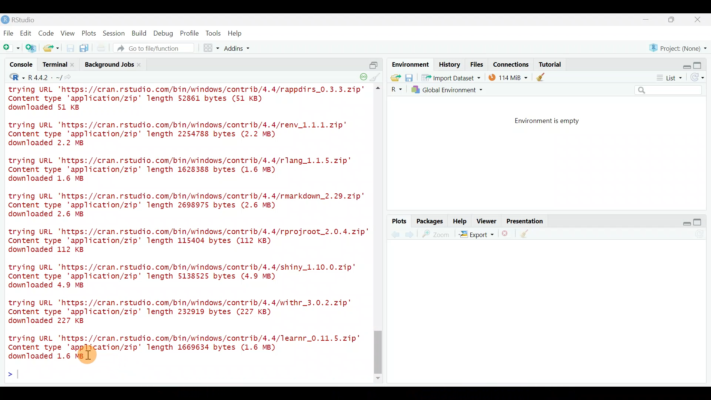 The height and width of the screenshot is (400, 711). Describe the element at coordinates (476, 236) in the screenshot. I see `Export` at that location.